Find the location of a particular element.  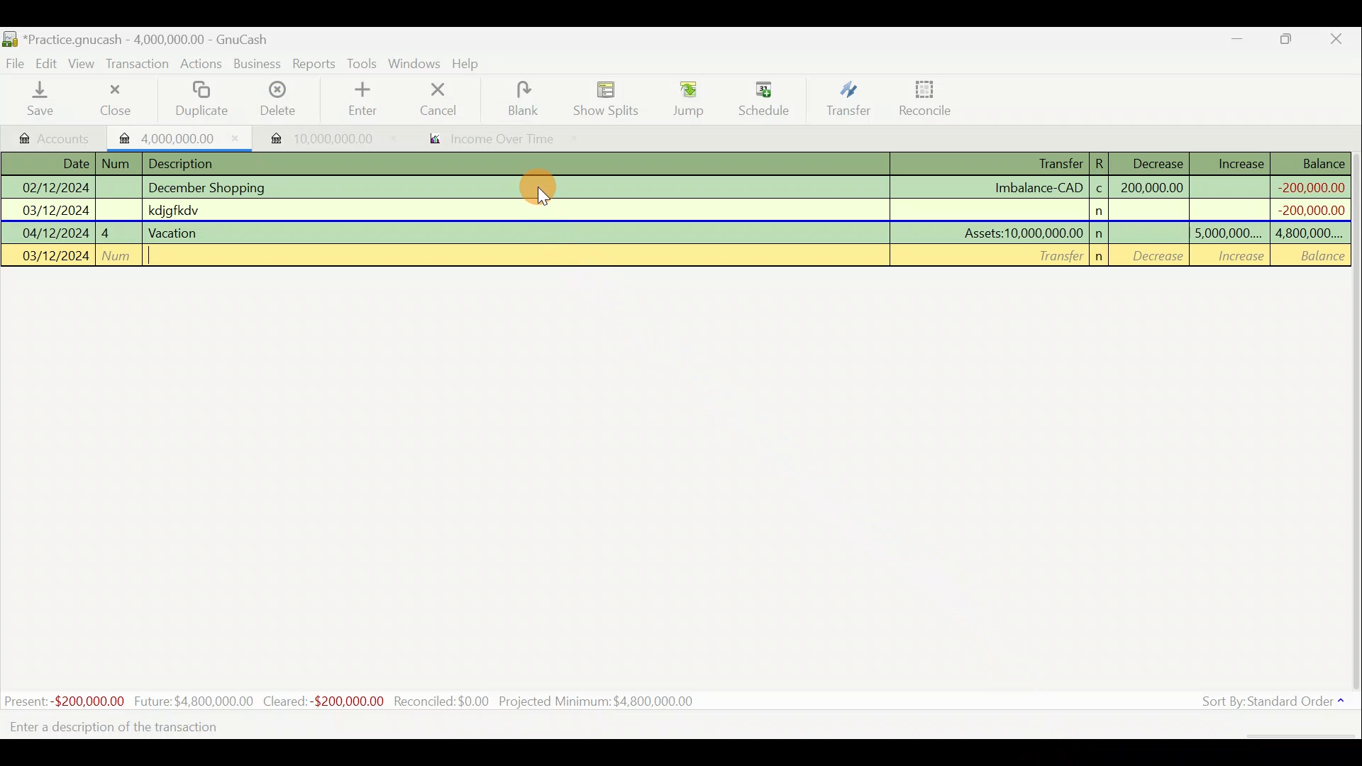

Imported transaction 1 is located at coordinates (180, 137).